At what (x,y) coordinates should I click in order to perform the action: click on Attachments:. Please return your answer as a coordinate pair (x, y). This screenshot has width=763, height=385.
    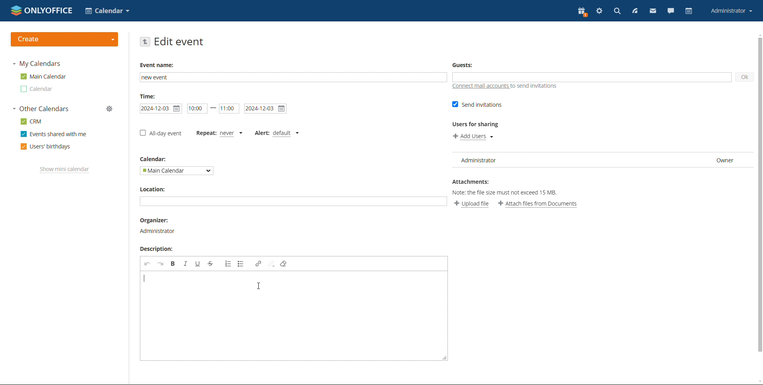
    Looking at the image, I should click on (472, 181).